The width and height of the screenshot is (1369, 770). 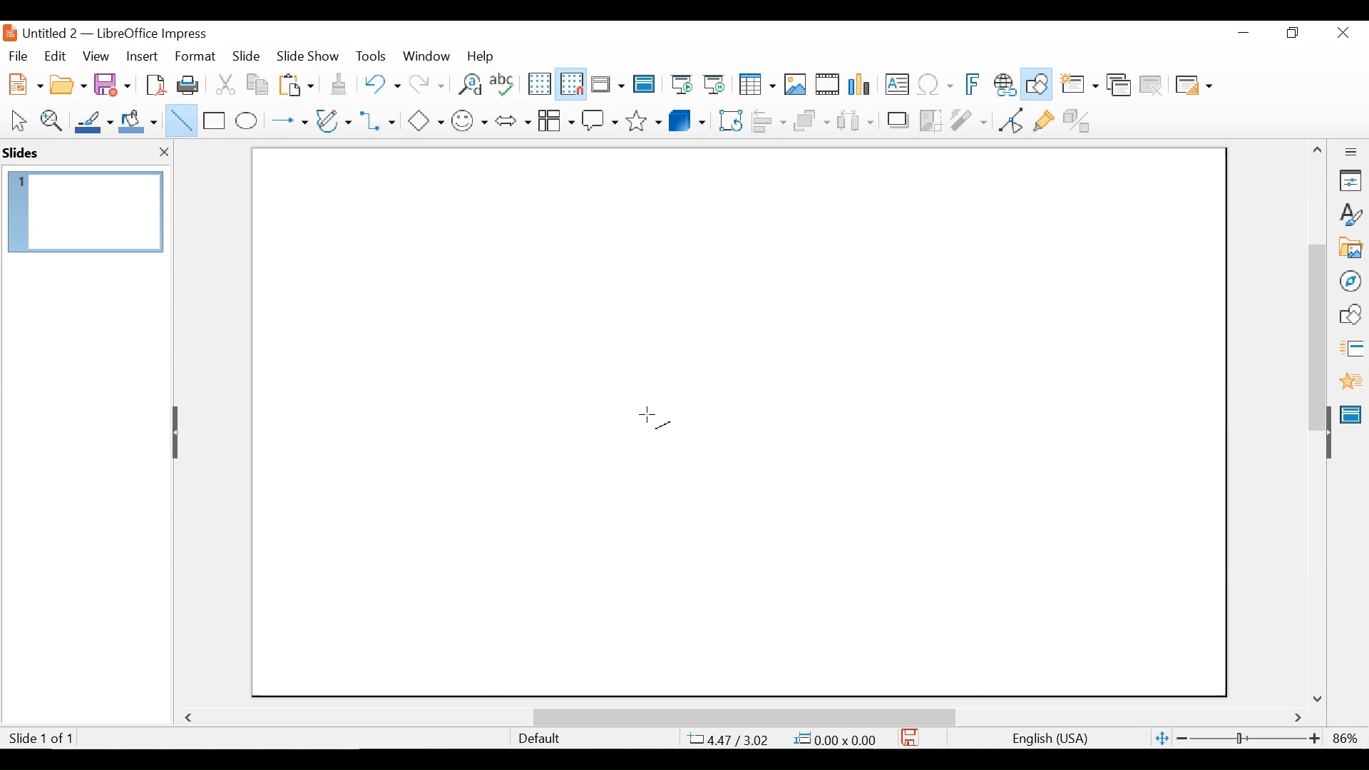 What do you see at coordinates (189, 84) in the screenshot?
I see `Print` at bounding box center [189, 84].